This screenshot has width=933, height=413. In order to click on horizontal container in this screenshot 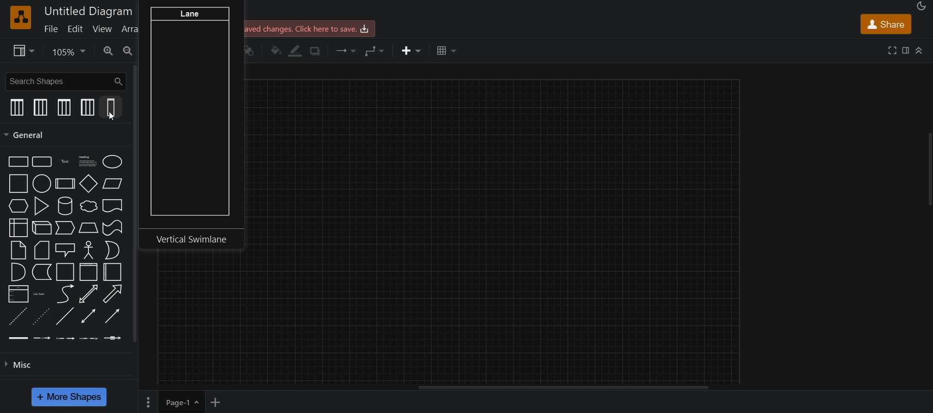, I will do `click(86, 272)`.